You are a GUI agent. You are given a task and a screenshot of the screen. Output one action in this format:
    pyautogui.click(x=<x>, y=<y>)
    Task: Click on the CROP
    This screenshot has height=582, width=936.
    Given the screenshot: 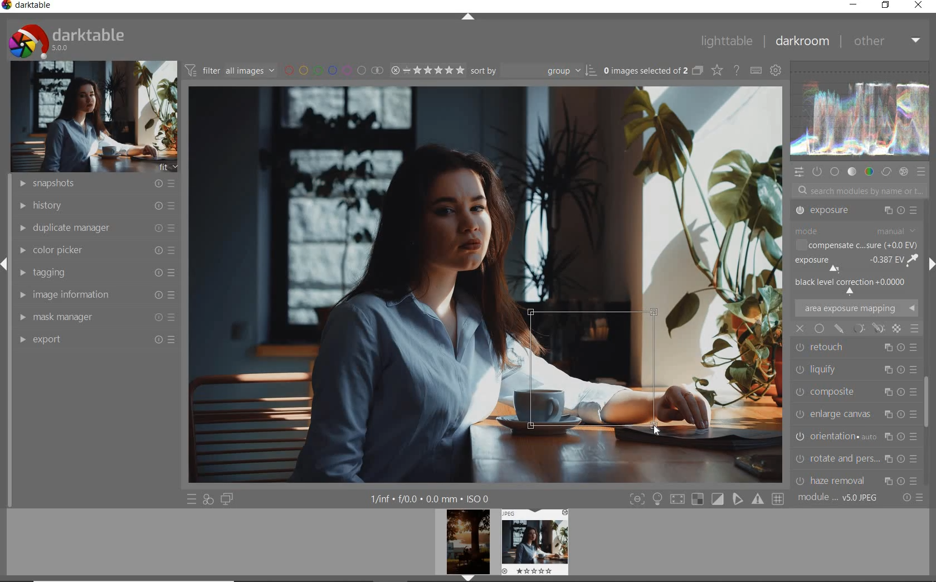 What is the action you would take?
    pyautogui.click(x=856, y=212)
    